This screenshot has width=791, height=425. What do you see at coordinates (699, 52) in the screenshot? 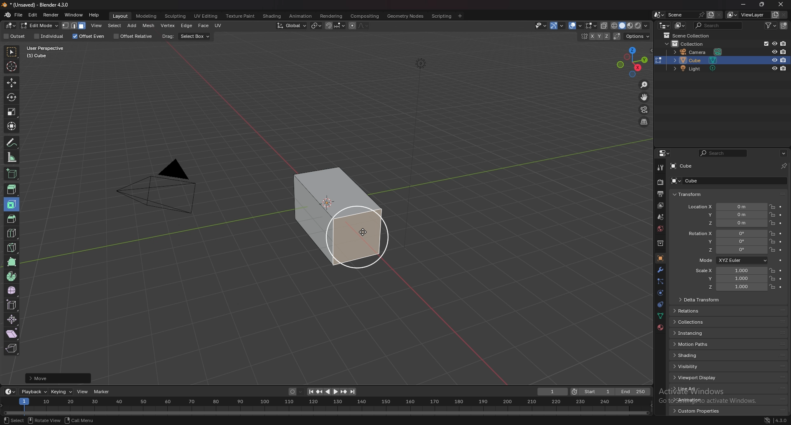
I see `camera` at bounding box center [699, 52].